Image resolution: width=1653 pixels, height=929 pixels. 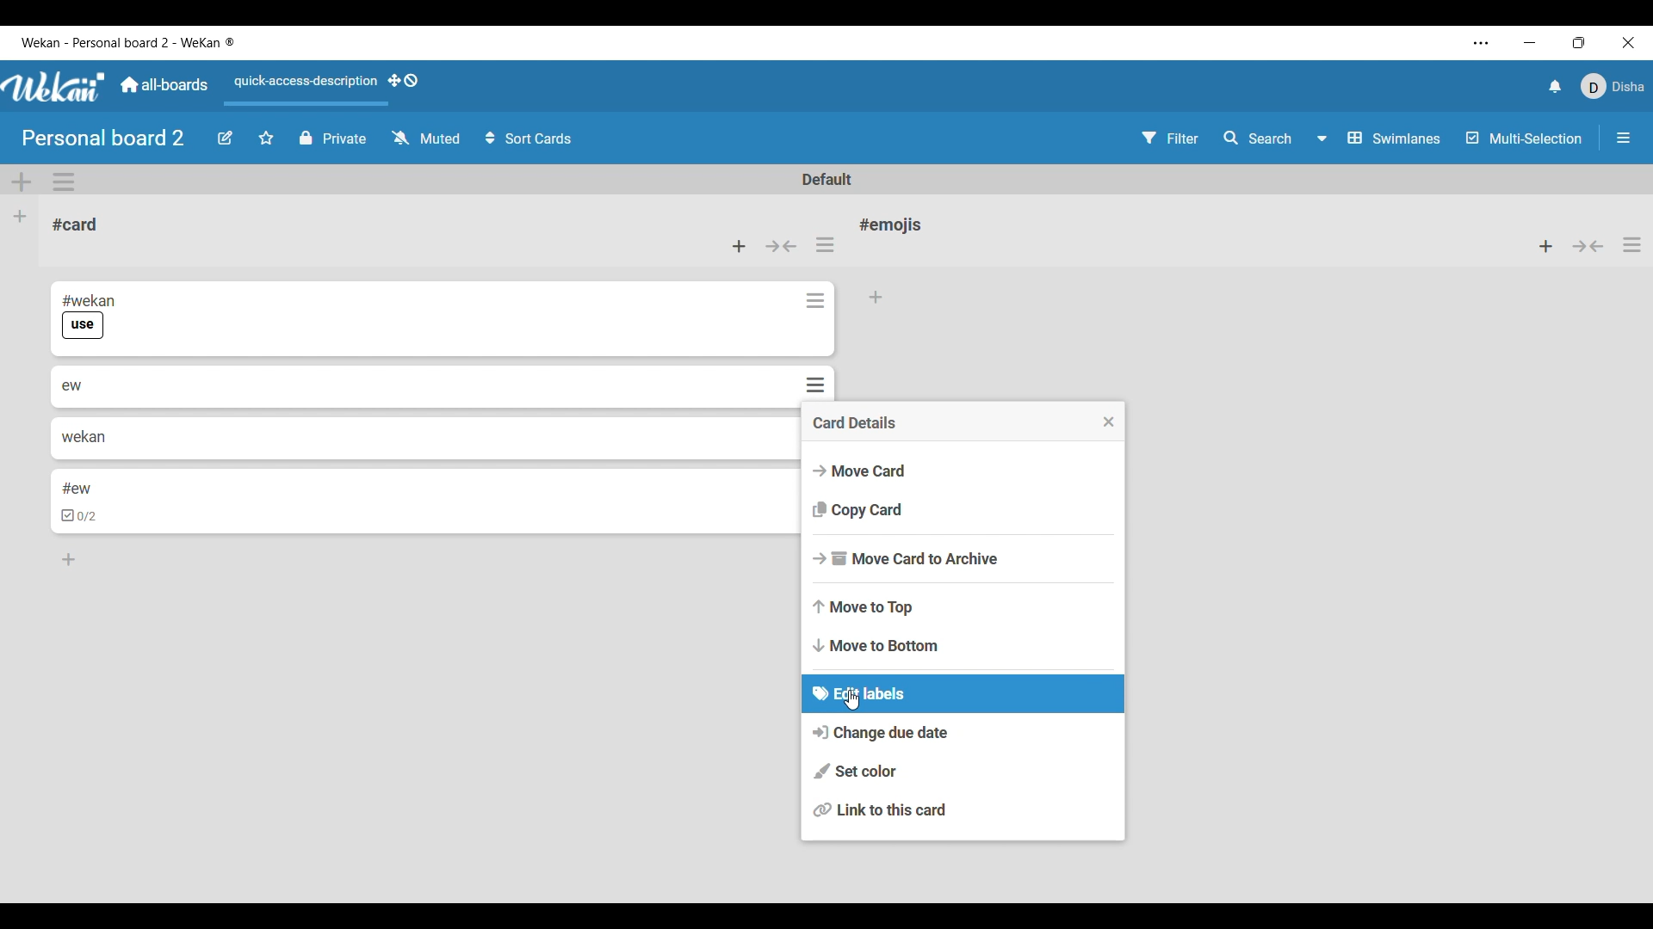 What do you see at coordinates (1629, 42) in the screenshot?
I see `Close interface ` at bounding box center [1629, 42].